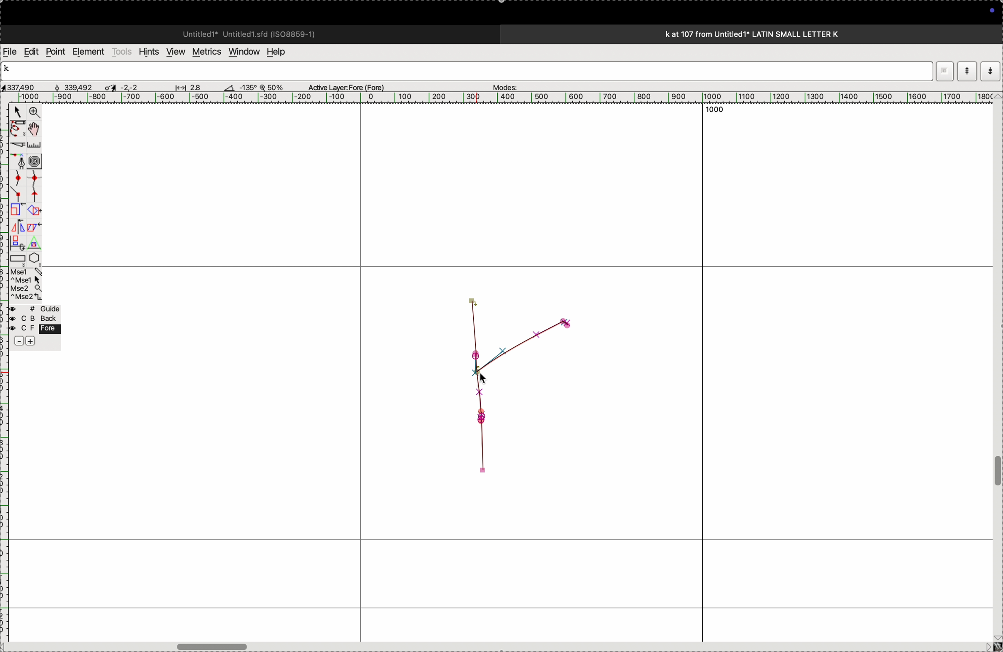  Describe the element at coordinates (248, 85) in the screenshot. I see `-135` at that location.